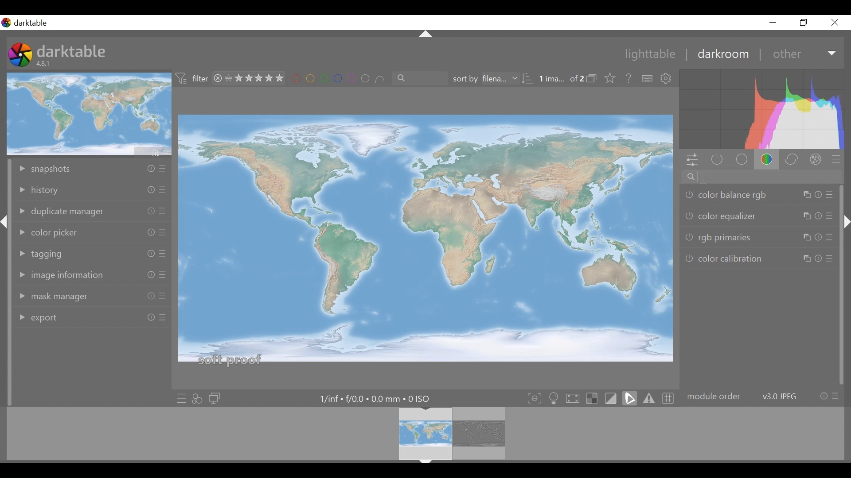 The height and width of the screenshot is (478, 851). I want to click on other, so click(786, 54).